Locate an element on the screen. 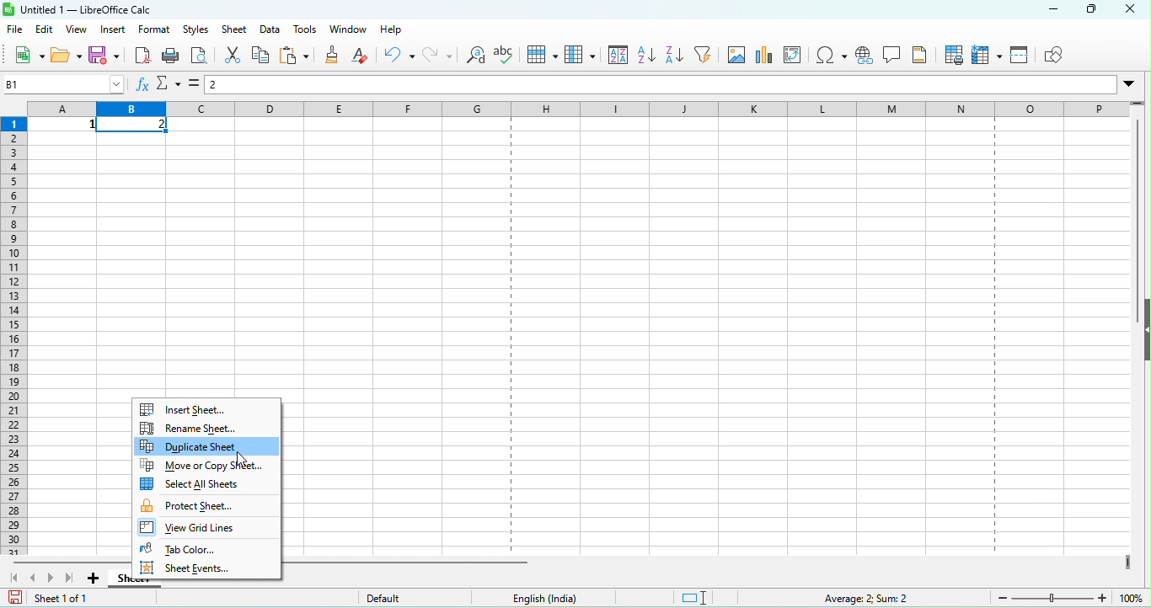 The height and width of the screenshot is (608, 1151). text language is located at coordinates (572, 599).